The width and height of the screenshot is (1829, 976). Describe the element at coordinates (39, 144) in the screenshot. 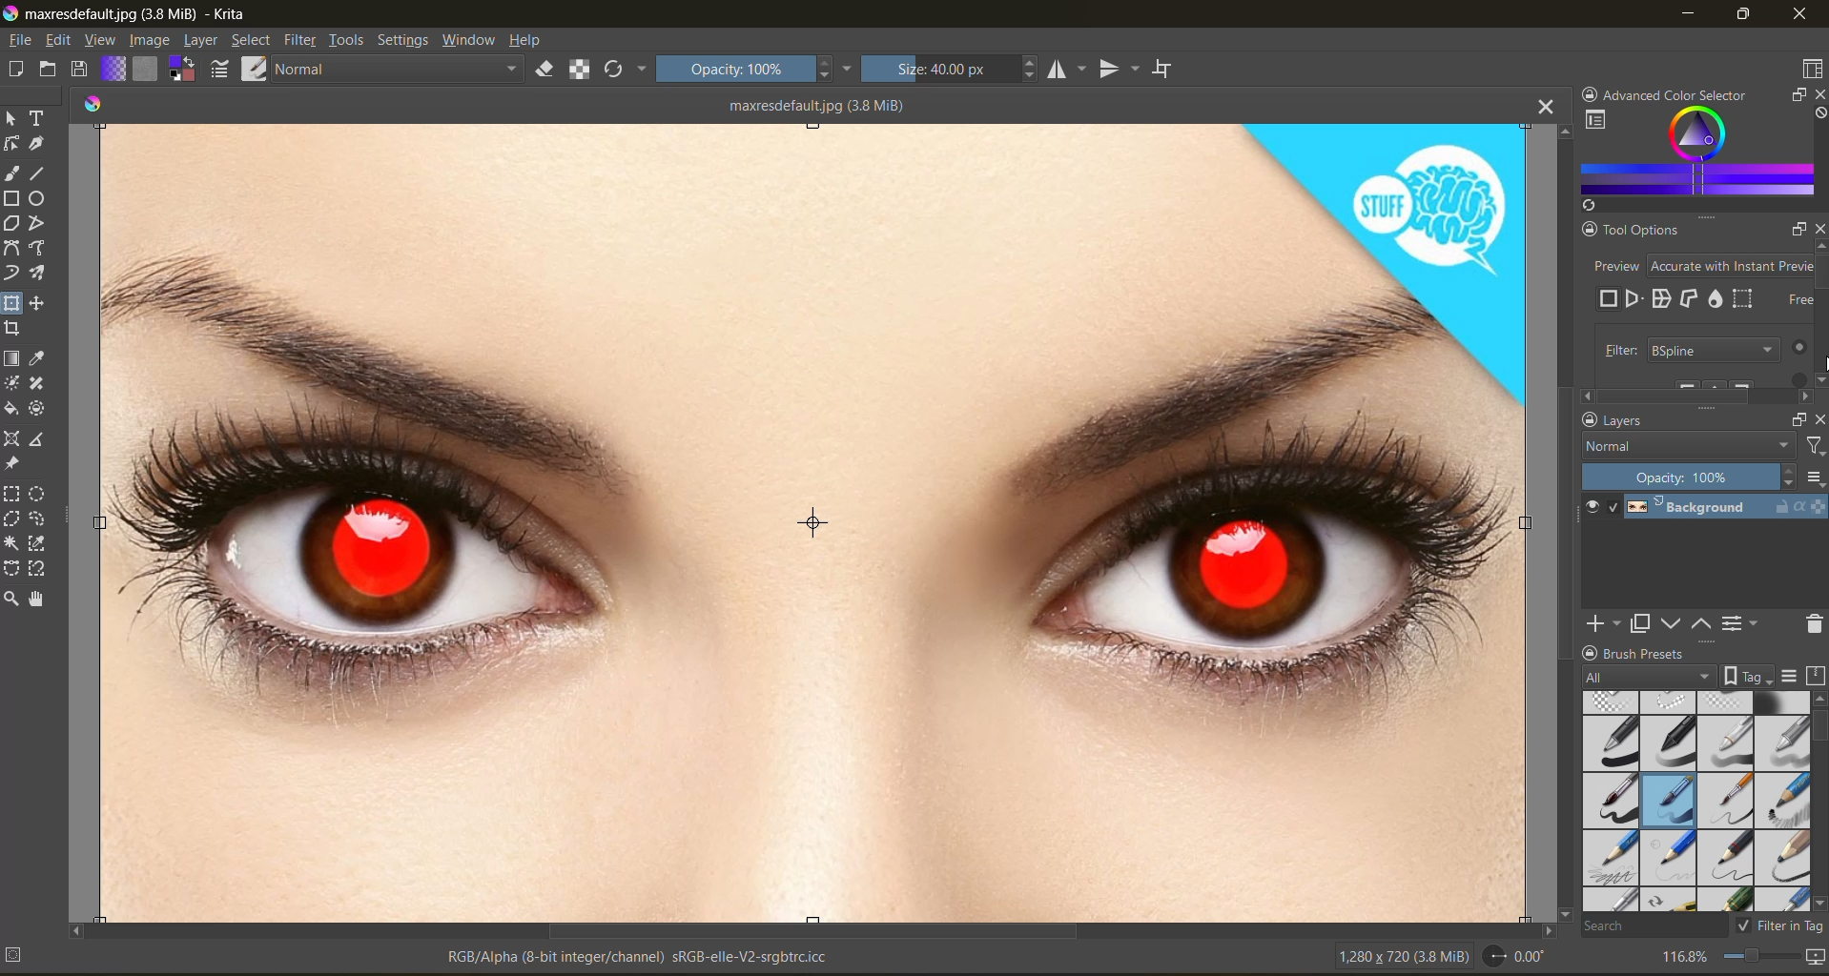

I see `tool` at that location.